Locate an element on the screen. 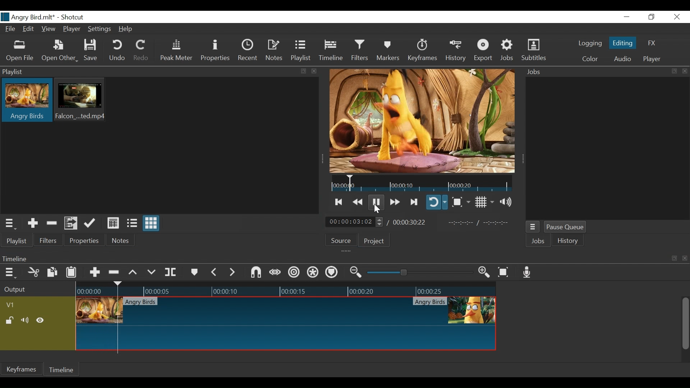 This screenshot has width=690, height=388. Split at playhead is located at coordinates (174, 272).